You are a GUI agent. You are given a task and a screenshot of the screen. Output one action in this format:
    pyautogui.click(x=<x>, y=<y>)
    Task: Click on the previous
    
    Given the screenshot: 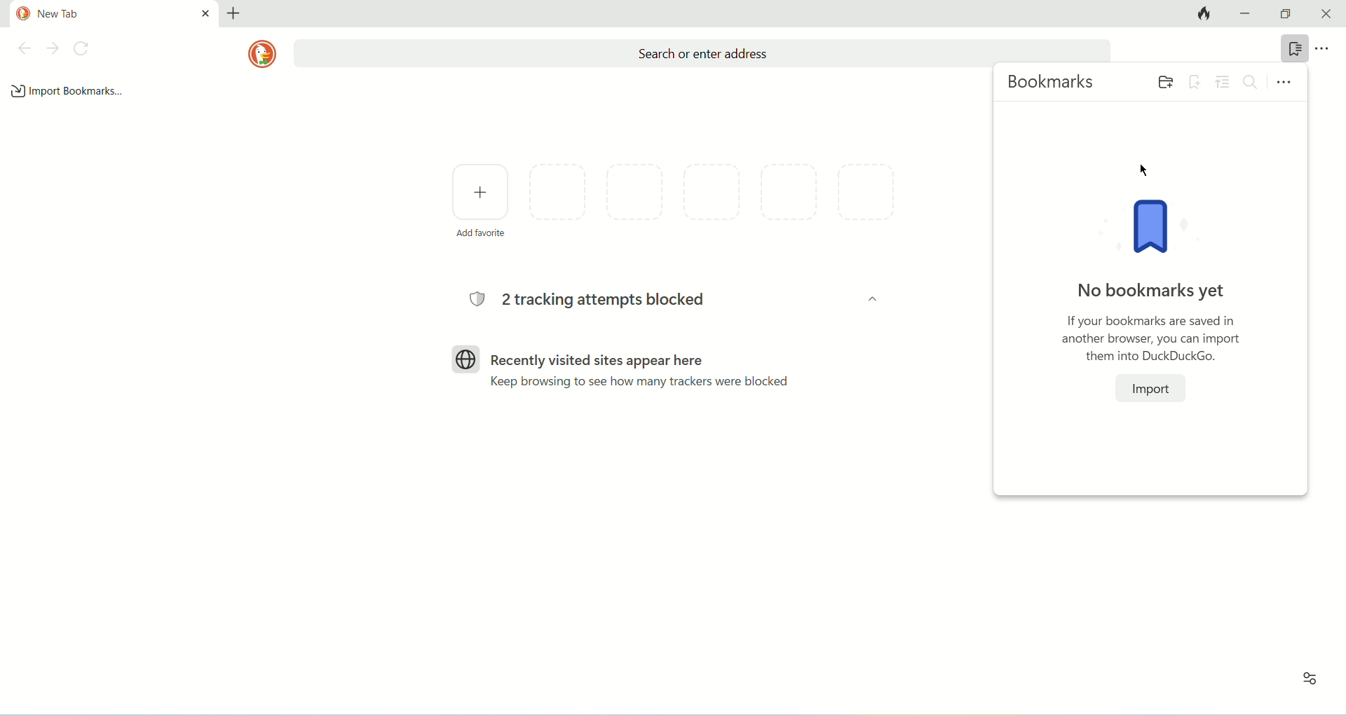 What is the action you would take?
    pyautogui.click(x=23, y=48)
    